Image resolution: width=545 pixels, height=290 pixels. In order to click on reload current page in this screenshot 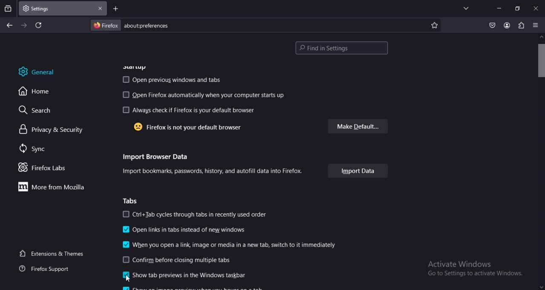, I will do `click(37, 26)`.